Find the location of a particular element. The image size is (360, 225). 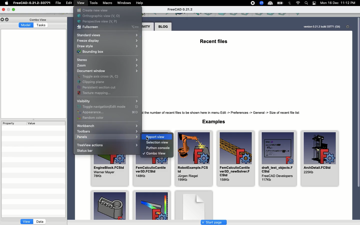

Orthographic view is located at coordinates (106, 15).